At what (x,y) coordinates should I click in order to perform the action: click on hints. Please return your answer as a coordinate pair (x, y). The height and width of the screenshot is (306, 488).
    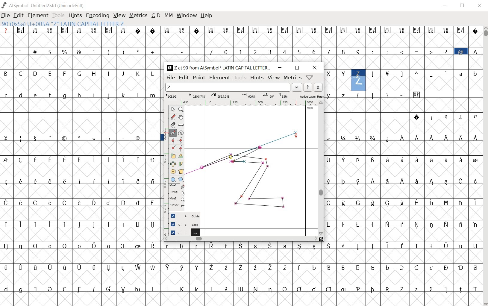
    Looking at the image, I should click on (257, 78).